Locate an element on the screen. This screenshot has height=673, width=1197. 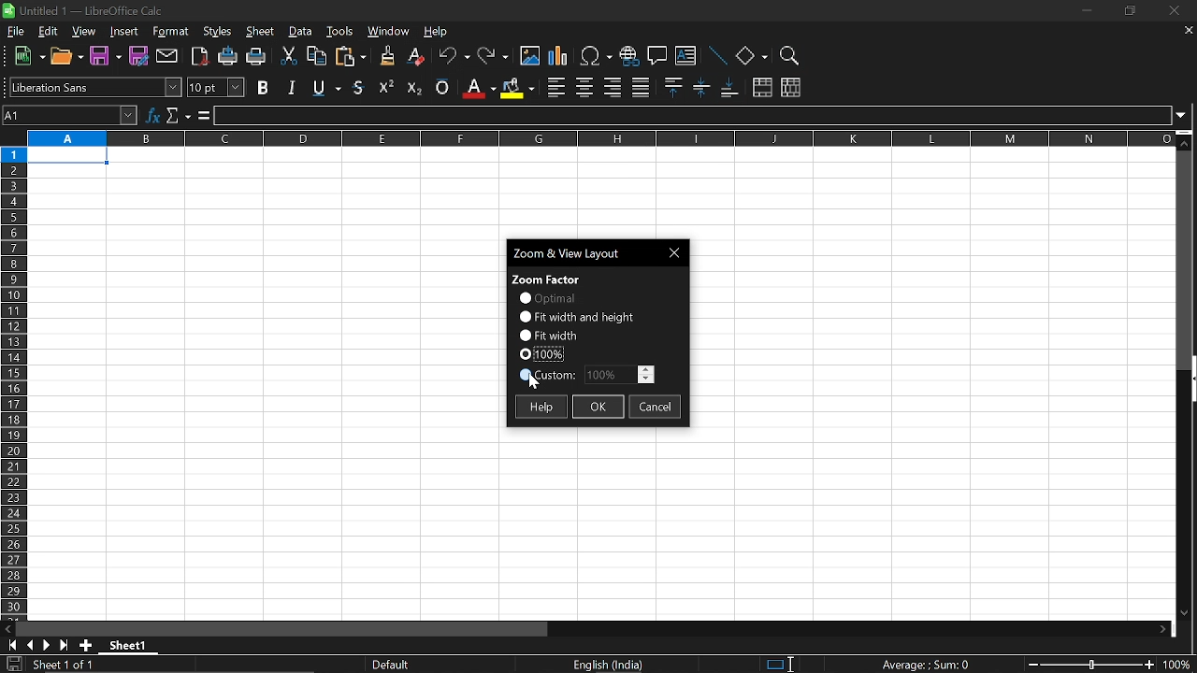
copy is located at coordinates (315, 59).